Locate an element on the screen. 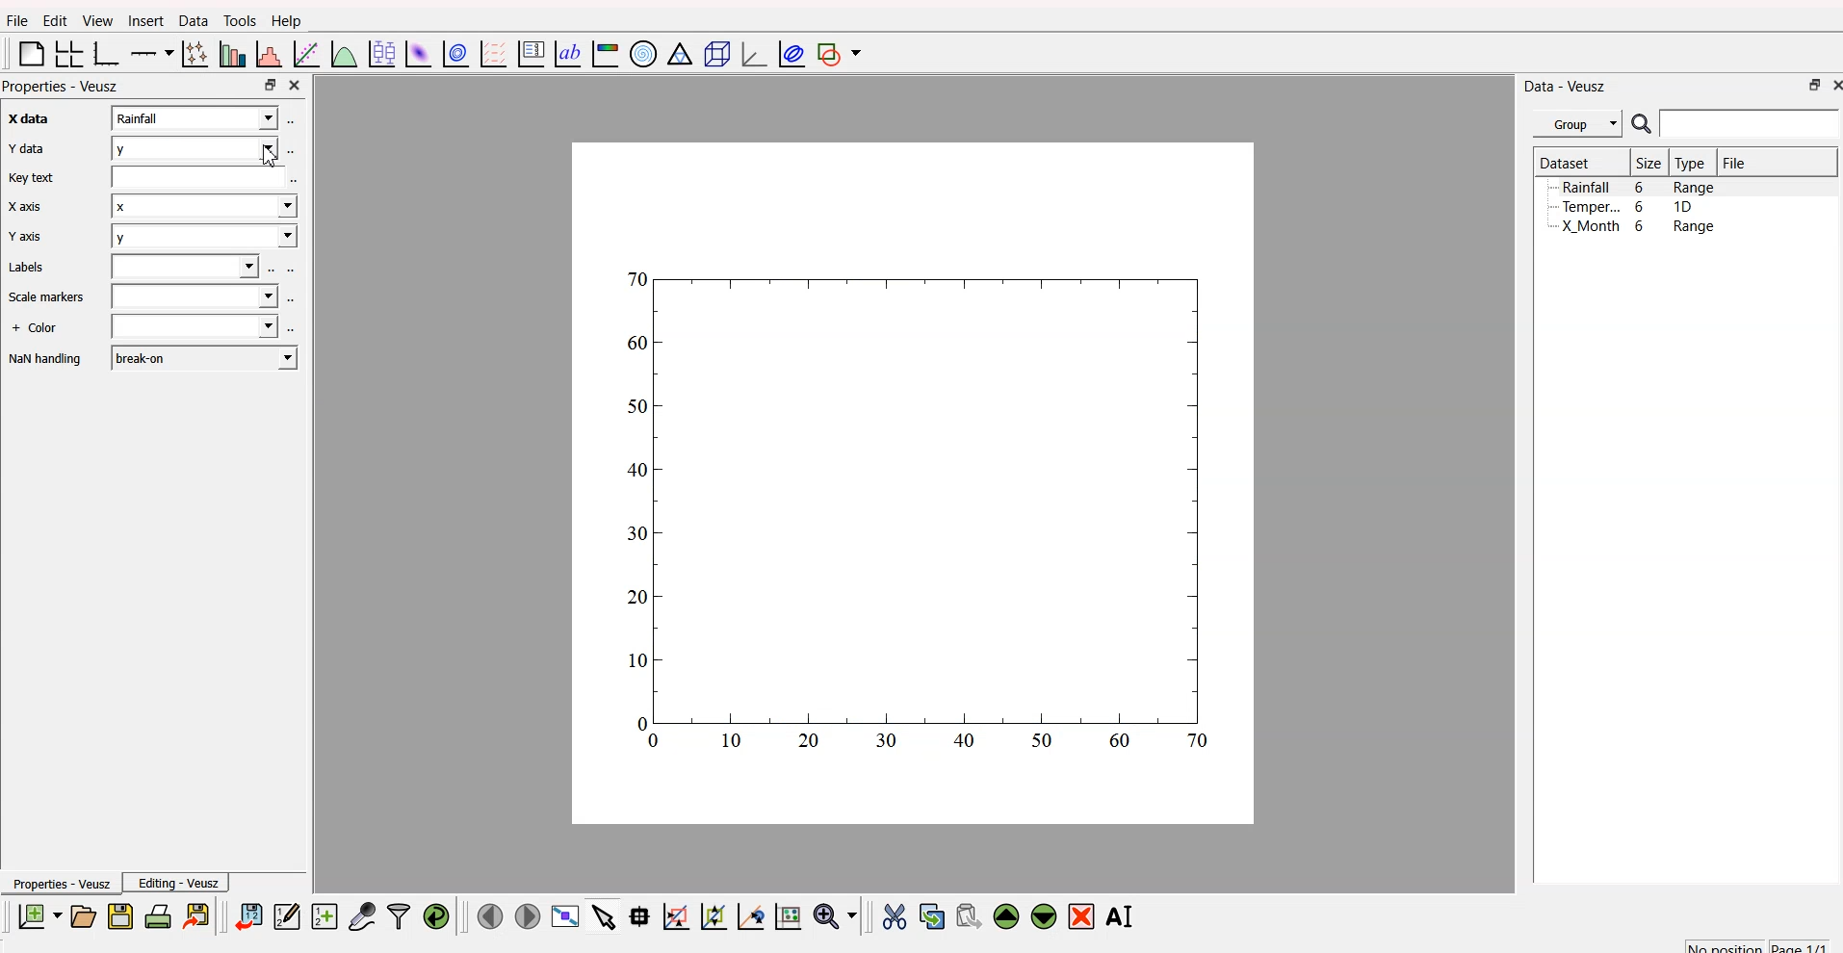 The height and width of the screenshot is (953, 1843). add shape to plot is located at coordinates (843, 55).